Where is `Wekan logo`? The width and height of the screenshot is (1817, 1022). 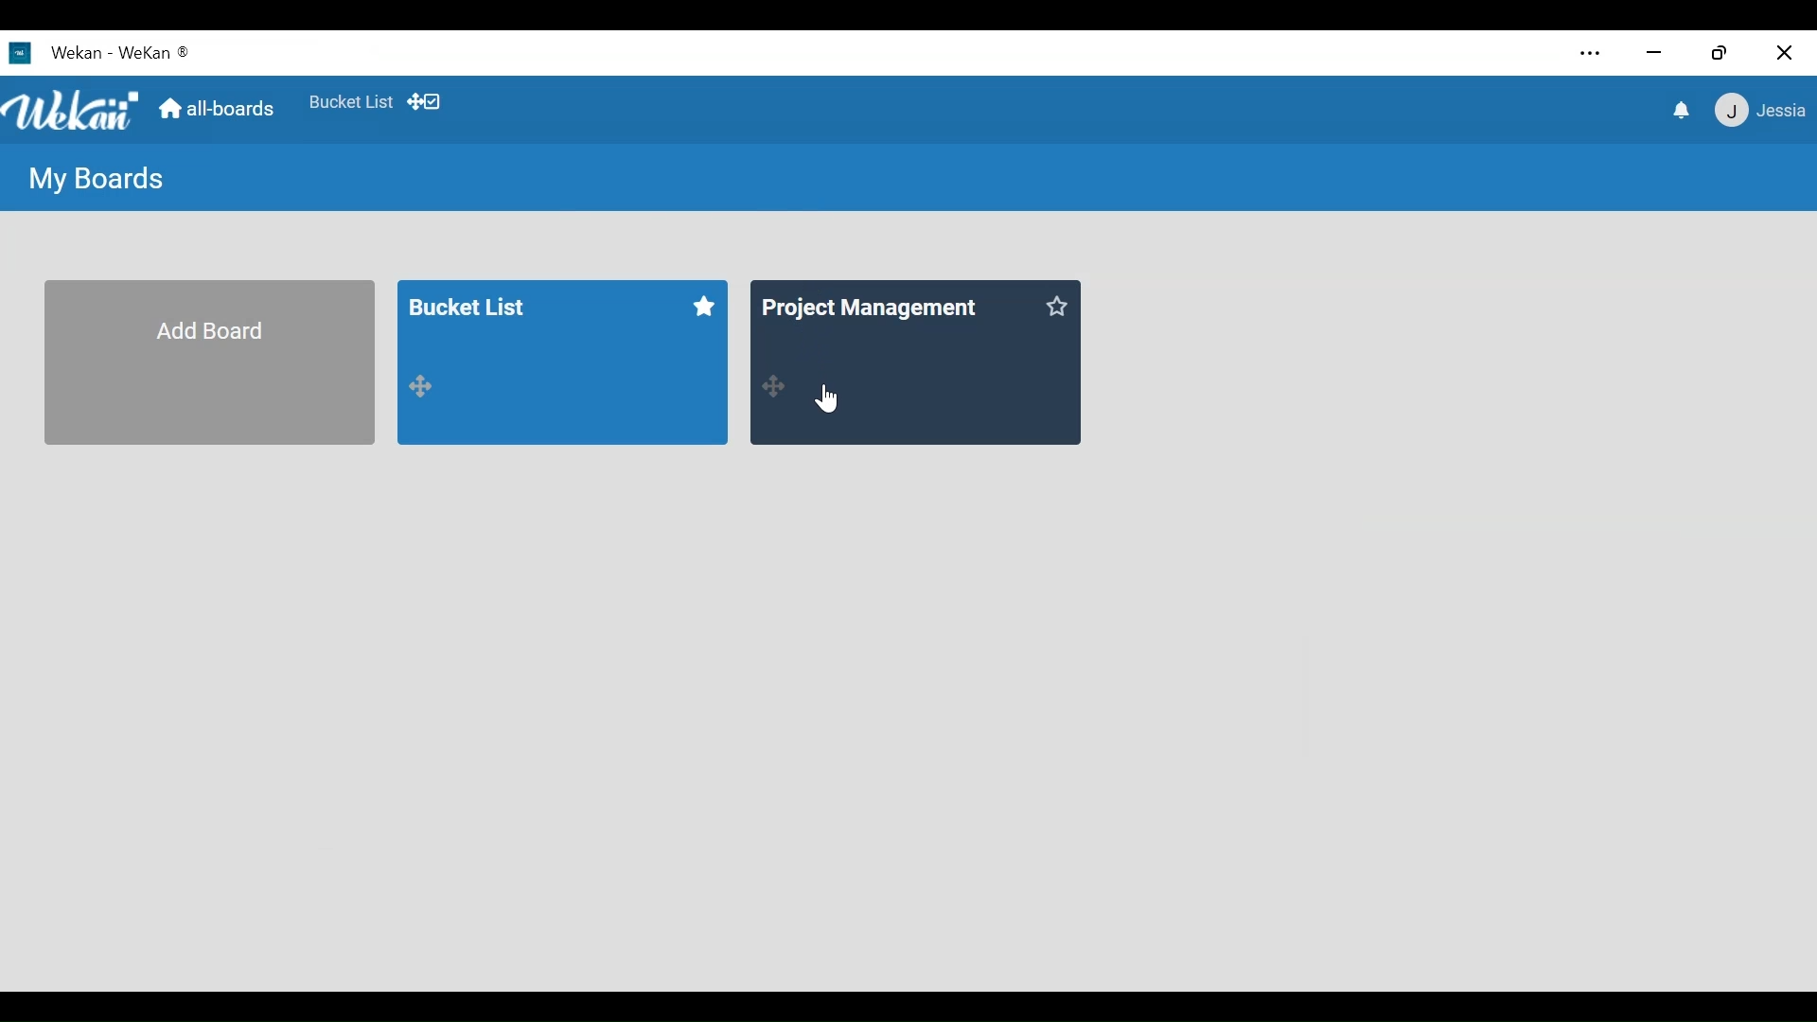 Wekan logo is located at coordinates (72, 111).